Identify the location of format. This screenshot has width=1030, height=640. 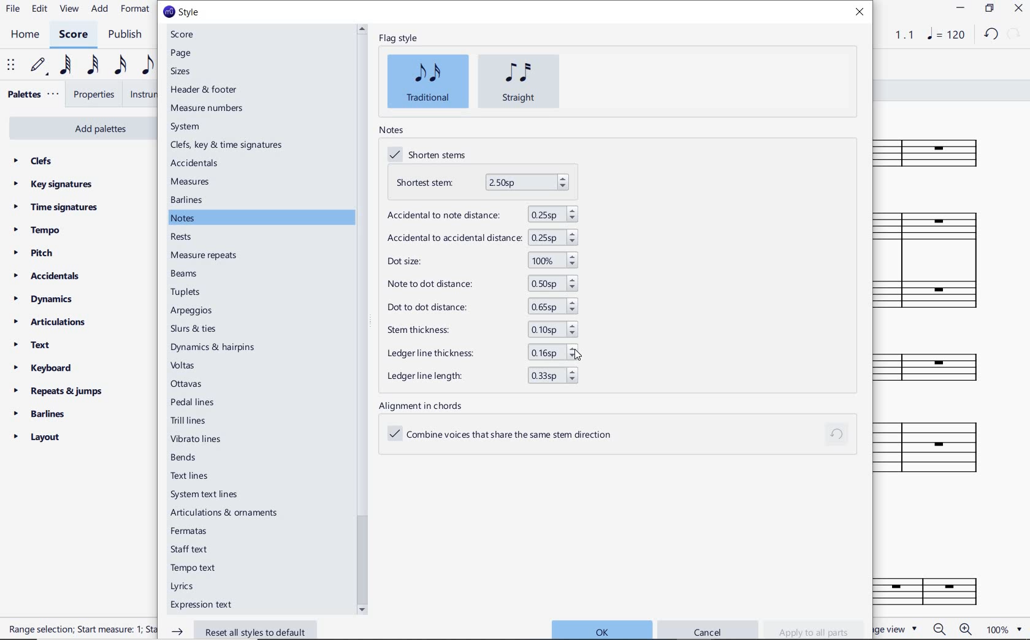
(135, 10).